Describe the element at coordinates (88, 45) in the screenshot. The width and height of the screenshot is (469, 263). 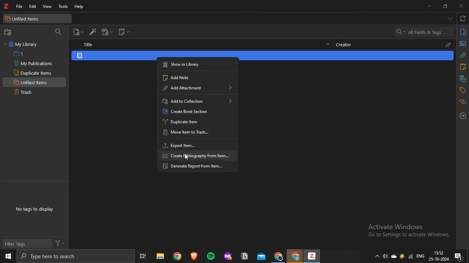
I see `title` at that location.